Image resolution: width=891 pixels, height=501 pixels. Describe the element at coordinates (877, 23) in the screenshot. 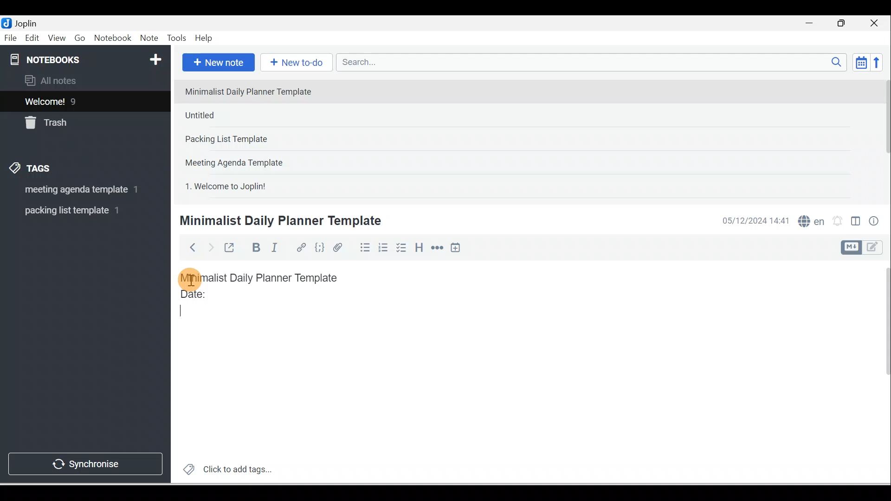

I see `Close` at that location.